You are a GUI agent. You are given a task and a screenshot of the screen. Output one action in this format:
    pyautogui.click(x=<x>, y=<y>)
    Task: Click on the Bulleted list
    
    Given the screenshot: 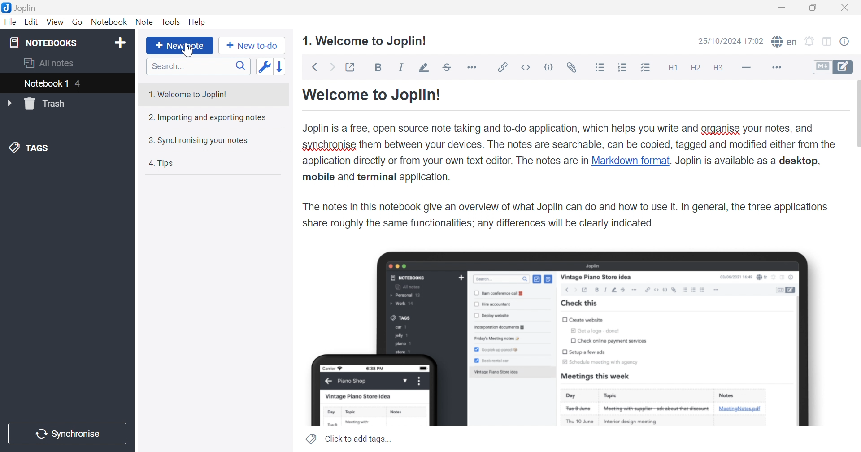 What is the action you would take?
    pyautogui.click(x=601, y=68)
    